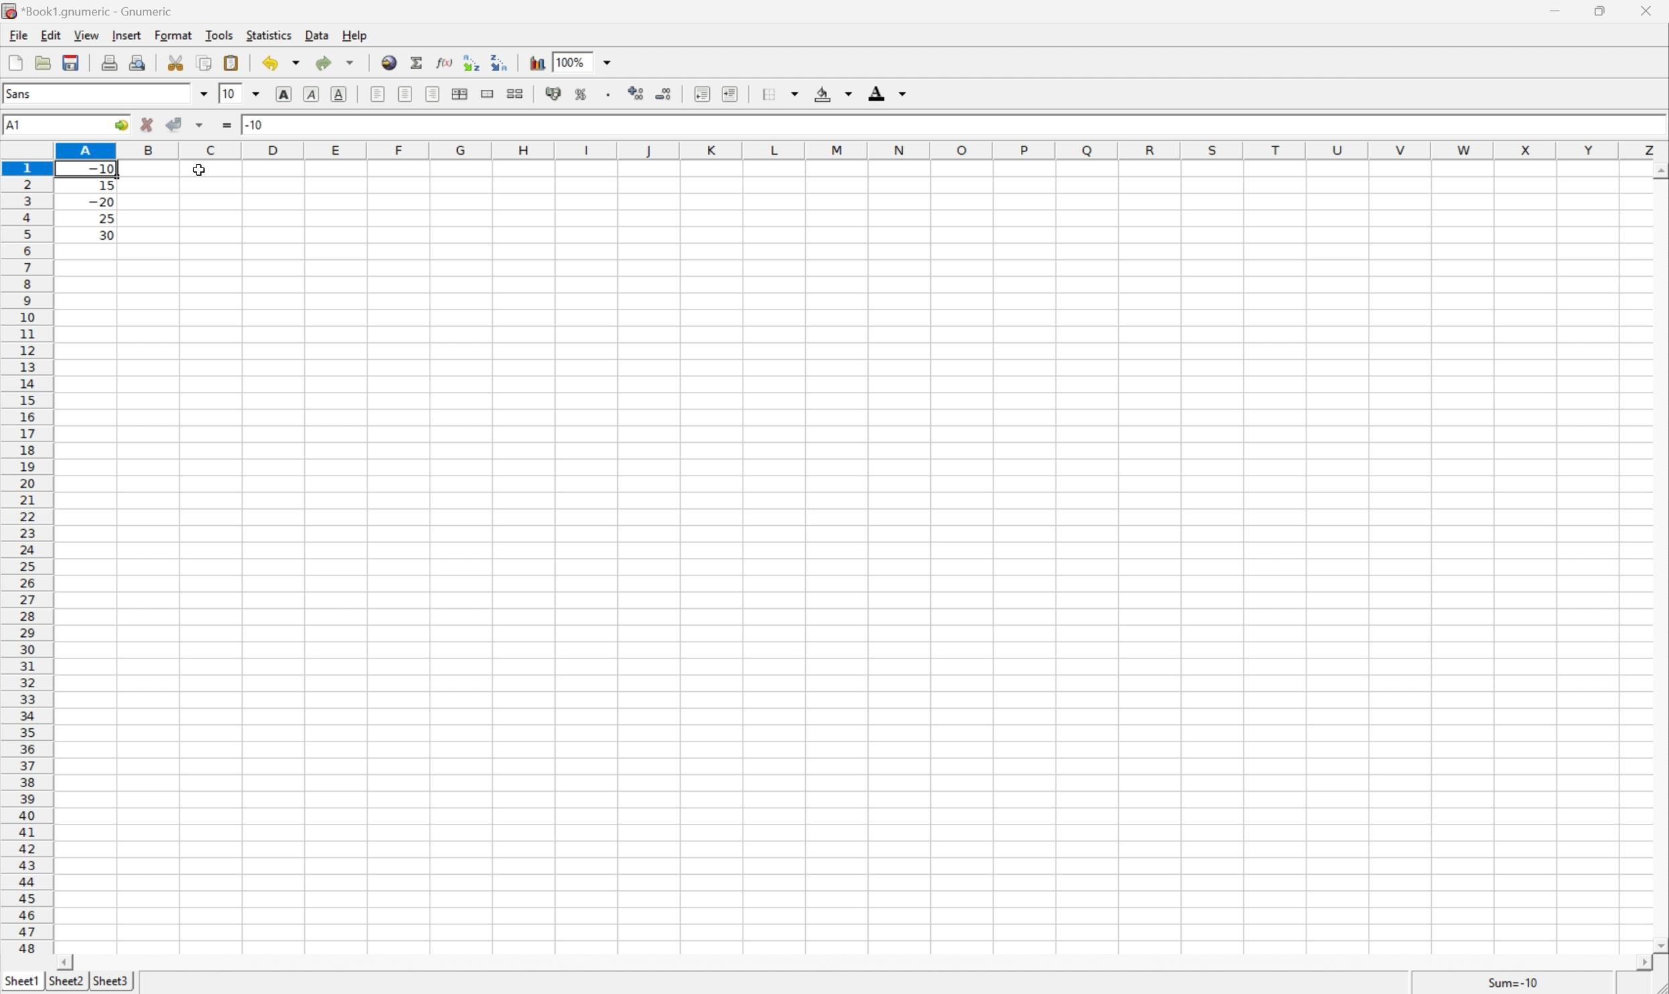  What do you see at coordinates (444, 61) in the screenshot?
I see `Edit a function in current cell` at bounding box center [444, 61].